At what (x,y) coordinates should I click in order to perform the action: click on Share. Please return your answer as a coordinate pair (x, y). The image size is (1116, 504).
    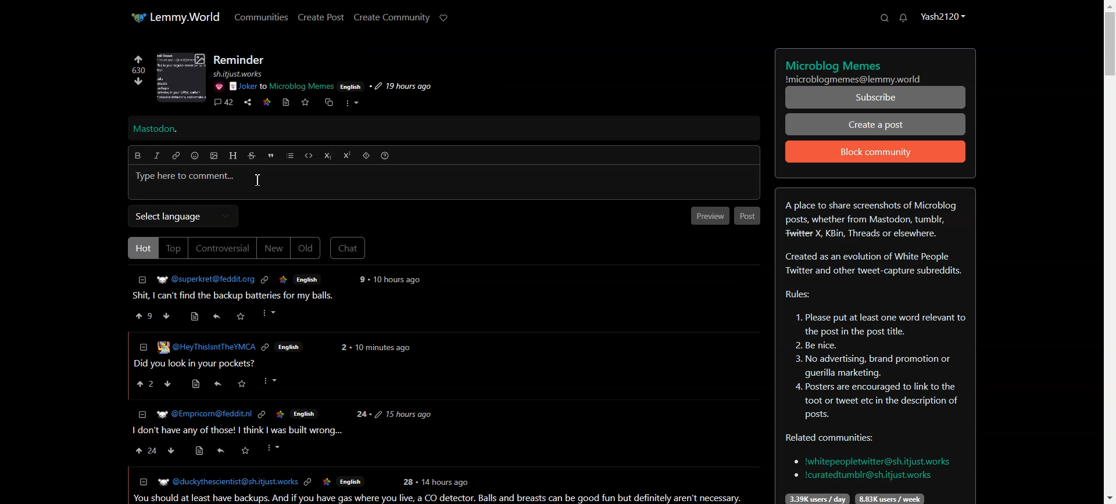
    Looking at the image, I should click on (248, 103).